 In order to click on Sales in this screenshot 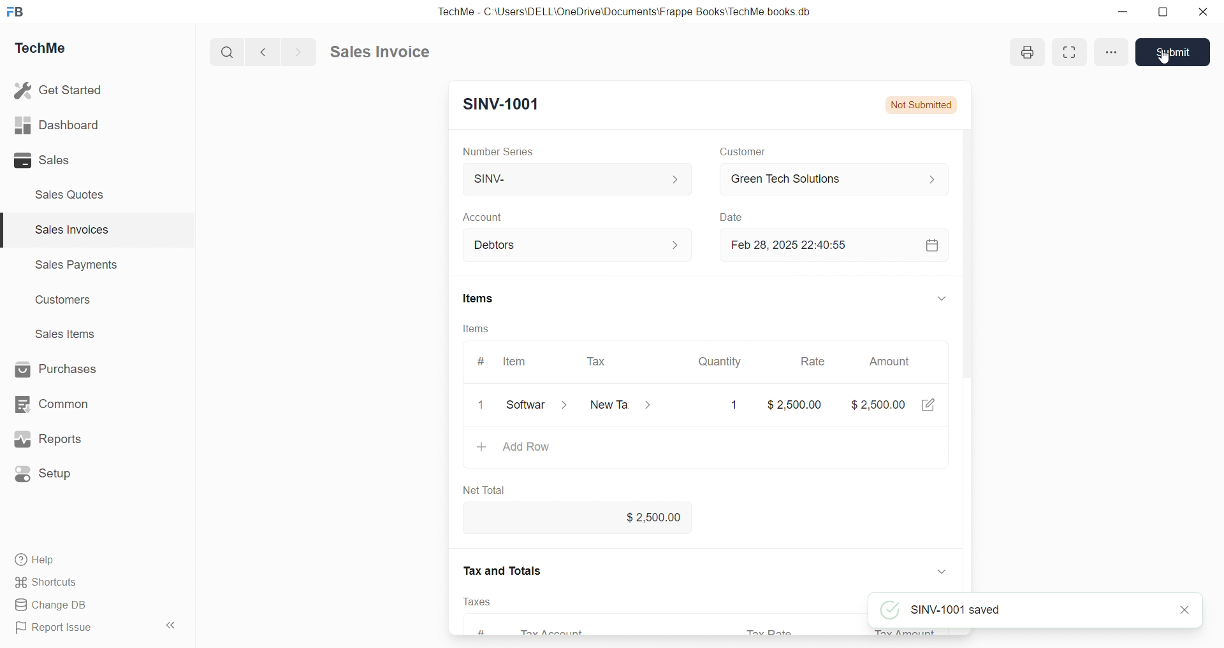, I will do `click(42, 160)`.